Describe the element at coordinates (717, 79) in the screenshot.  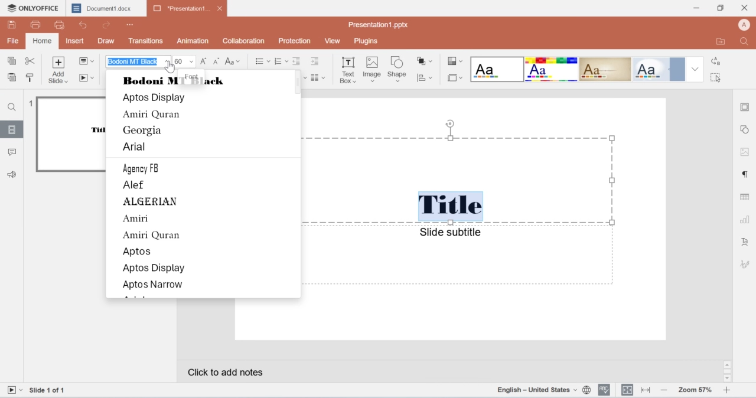
I see `cursor` at that location.